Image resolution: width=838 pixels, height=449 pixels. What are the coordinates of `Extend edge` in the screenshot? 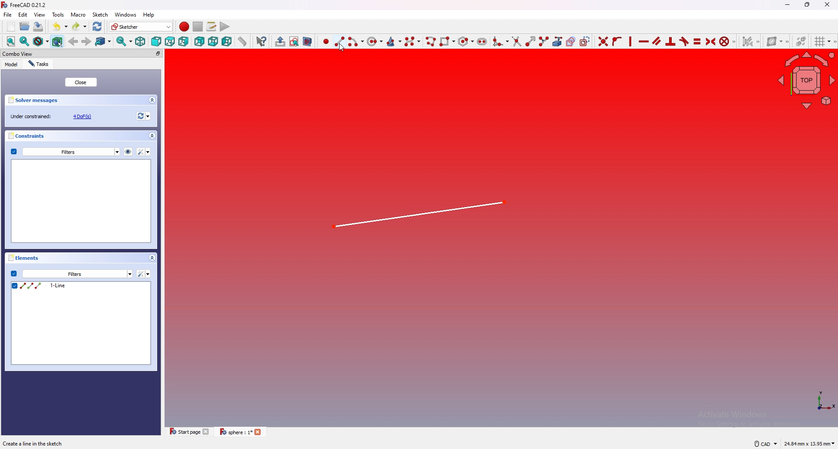 It's located at (529, 41).